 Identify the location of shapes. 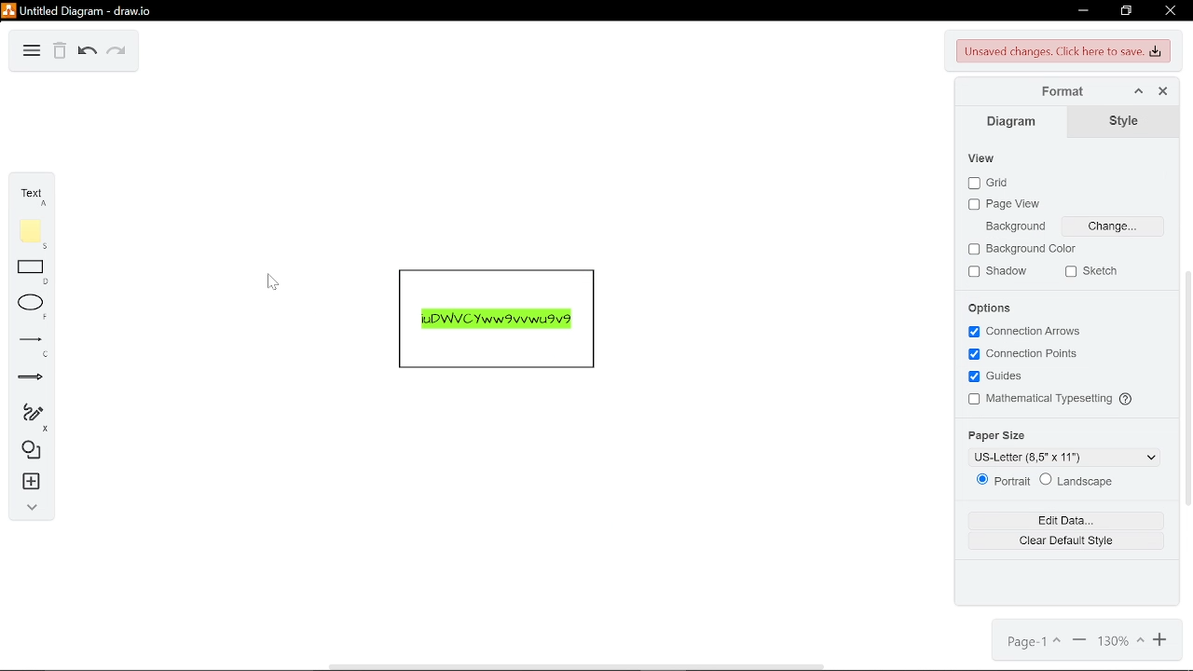
(29, 452).